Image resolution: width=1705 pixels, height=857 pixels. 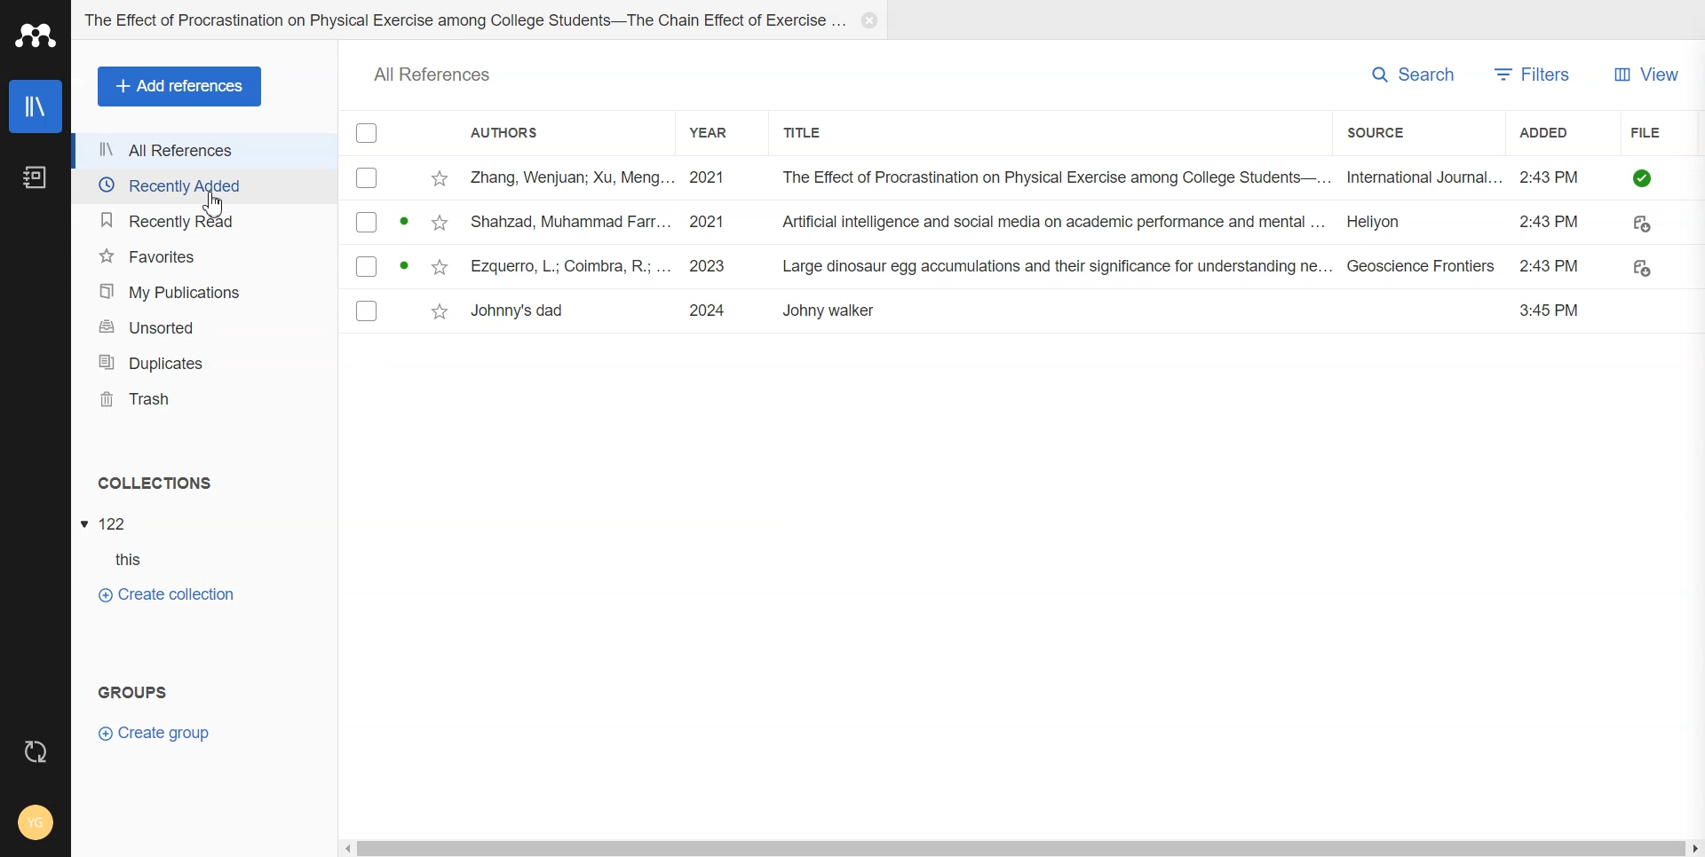 I want to click on Recently Added, so click(x=203, y=186).